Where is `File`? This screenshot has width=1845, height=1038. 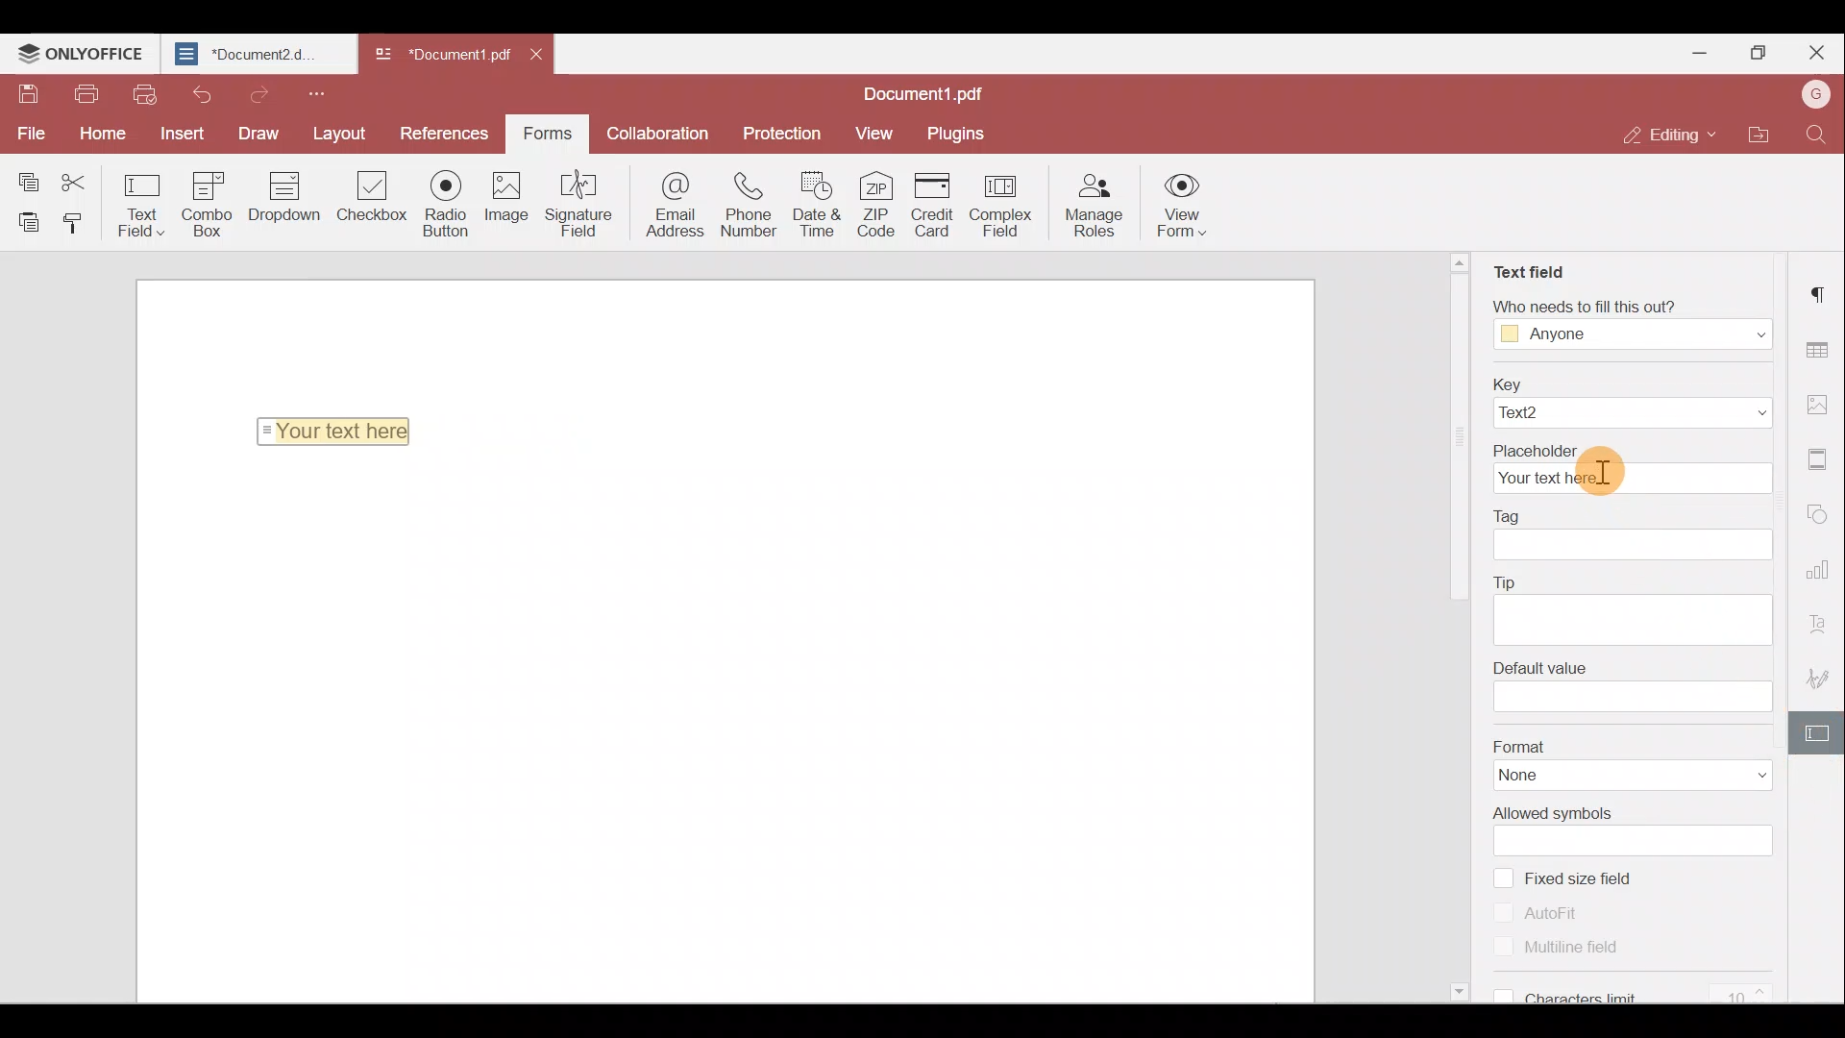 File is located at coordinates (29, 132).